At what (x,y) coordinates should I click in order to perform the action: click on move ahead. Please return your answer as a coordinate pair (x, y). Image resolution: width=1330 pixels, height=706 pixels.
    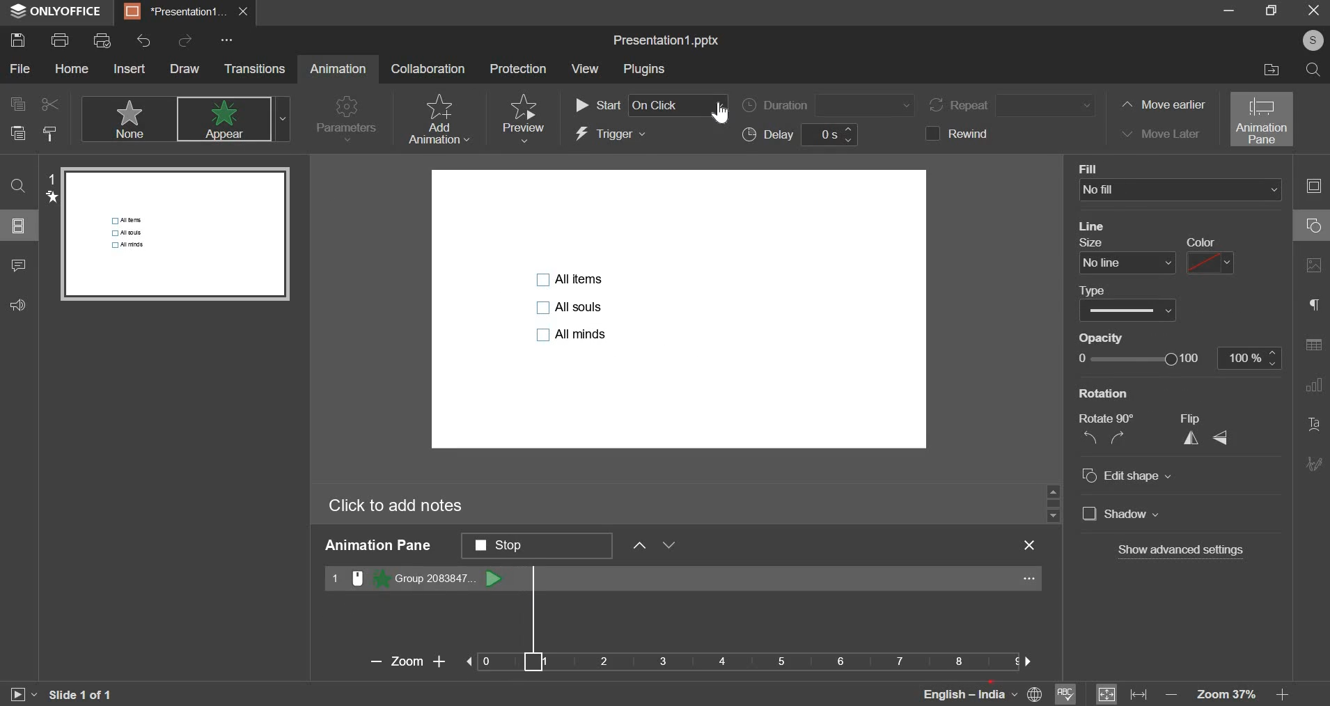
    Looking at the image, I should click on (639, 543).